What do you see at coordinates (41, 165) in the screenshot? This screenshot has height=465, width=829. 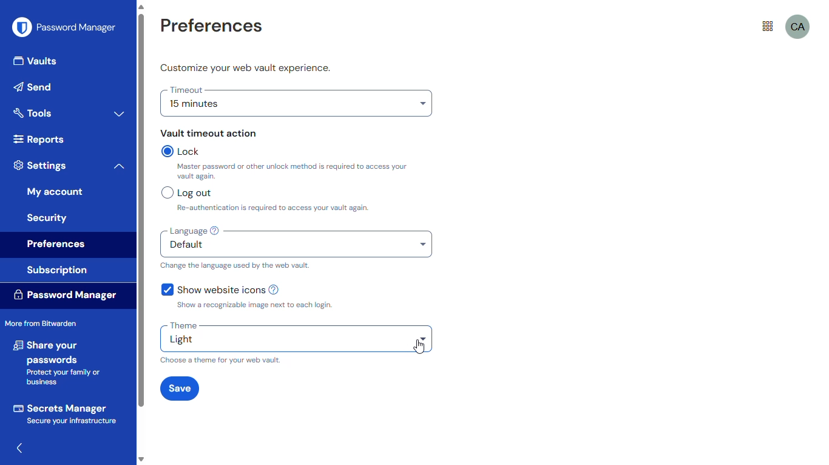 I see `settings` at bounding box center [41, 165].